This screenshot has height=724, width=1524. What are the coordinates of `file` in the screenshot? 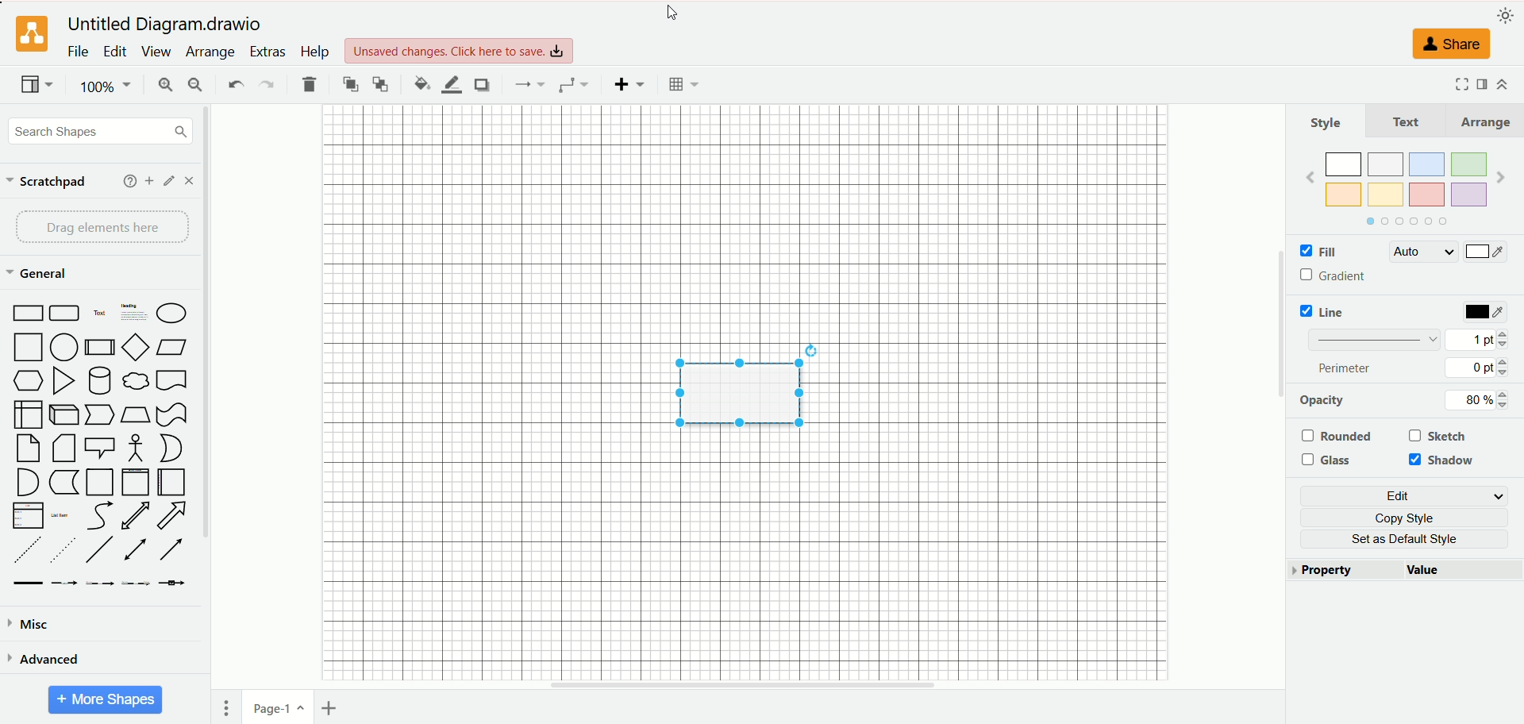 It's located at (79, 51).